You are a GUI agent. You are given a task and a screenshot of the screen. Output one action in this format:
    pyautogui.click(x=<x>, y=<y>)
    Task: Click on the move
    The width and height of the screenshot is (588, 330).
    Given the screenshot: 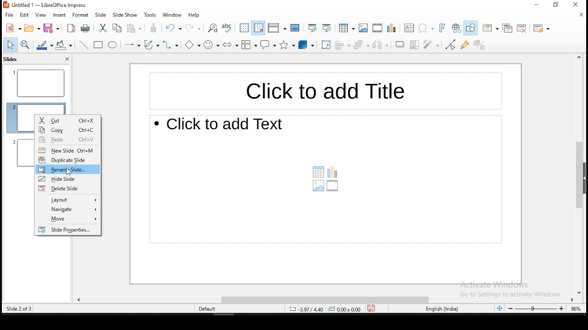 What is the action you would take?
    pyautogui.click(x=68, y=219)
    